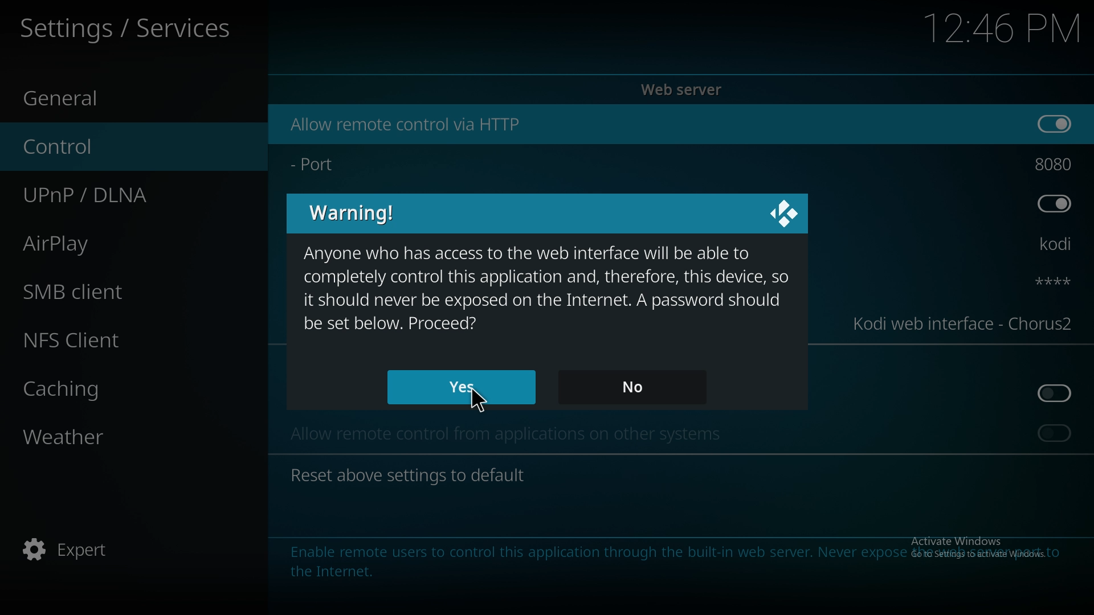  I want to click on yes, so click(464, 387).